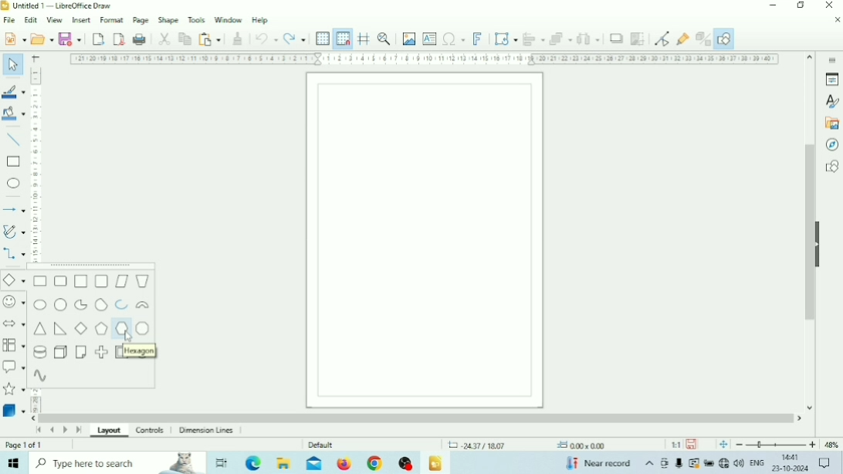  What do you see at coordinates (384, 38) in the screenshot?
I see `Zoom & Pan` at bounding box center [384, 38].